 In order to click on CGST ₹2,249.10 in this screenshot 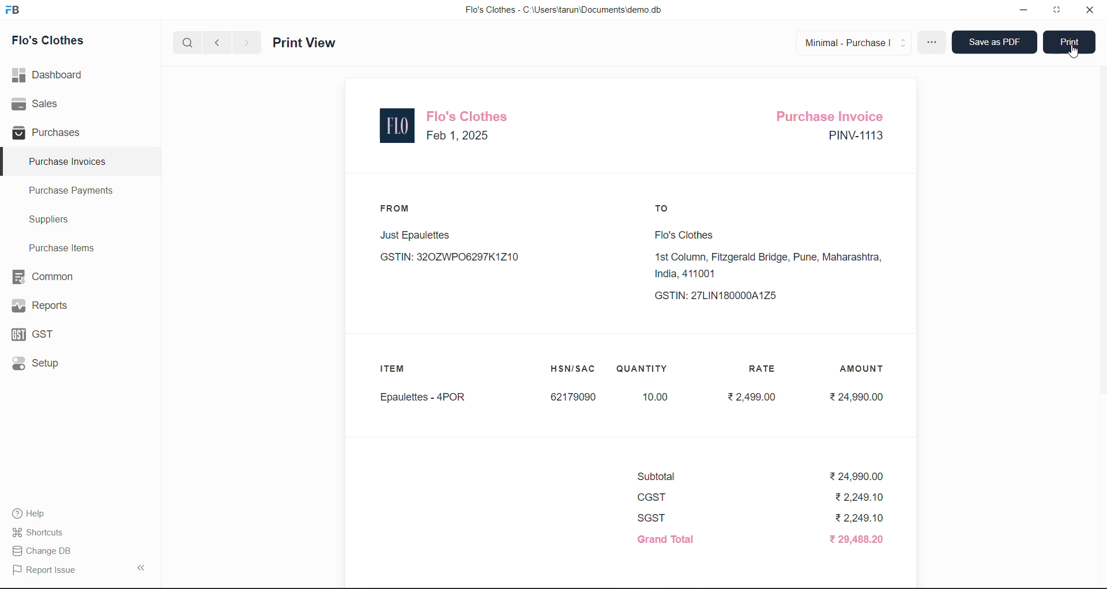, I will do `click(762, 498)`.